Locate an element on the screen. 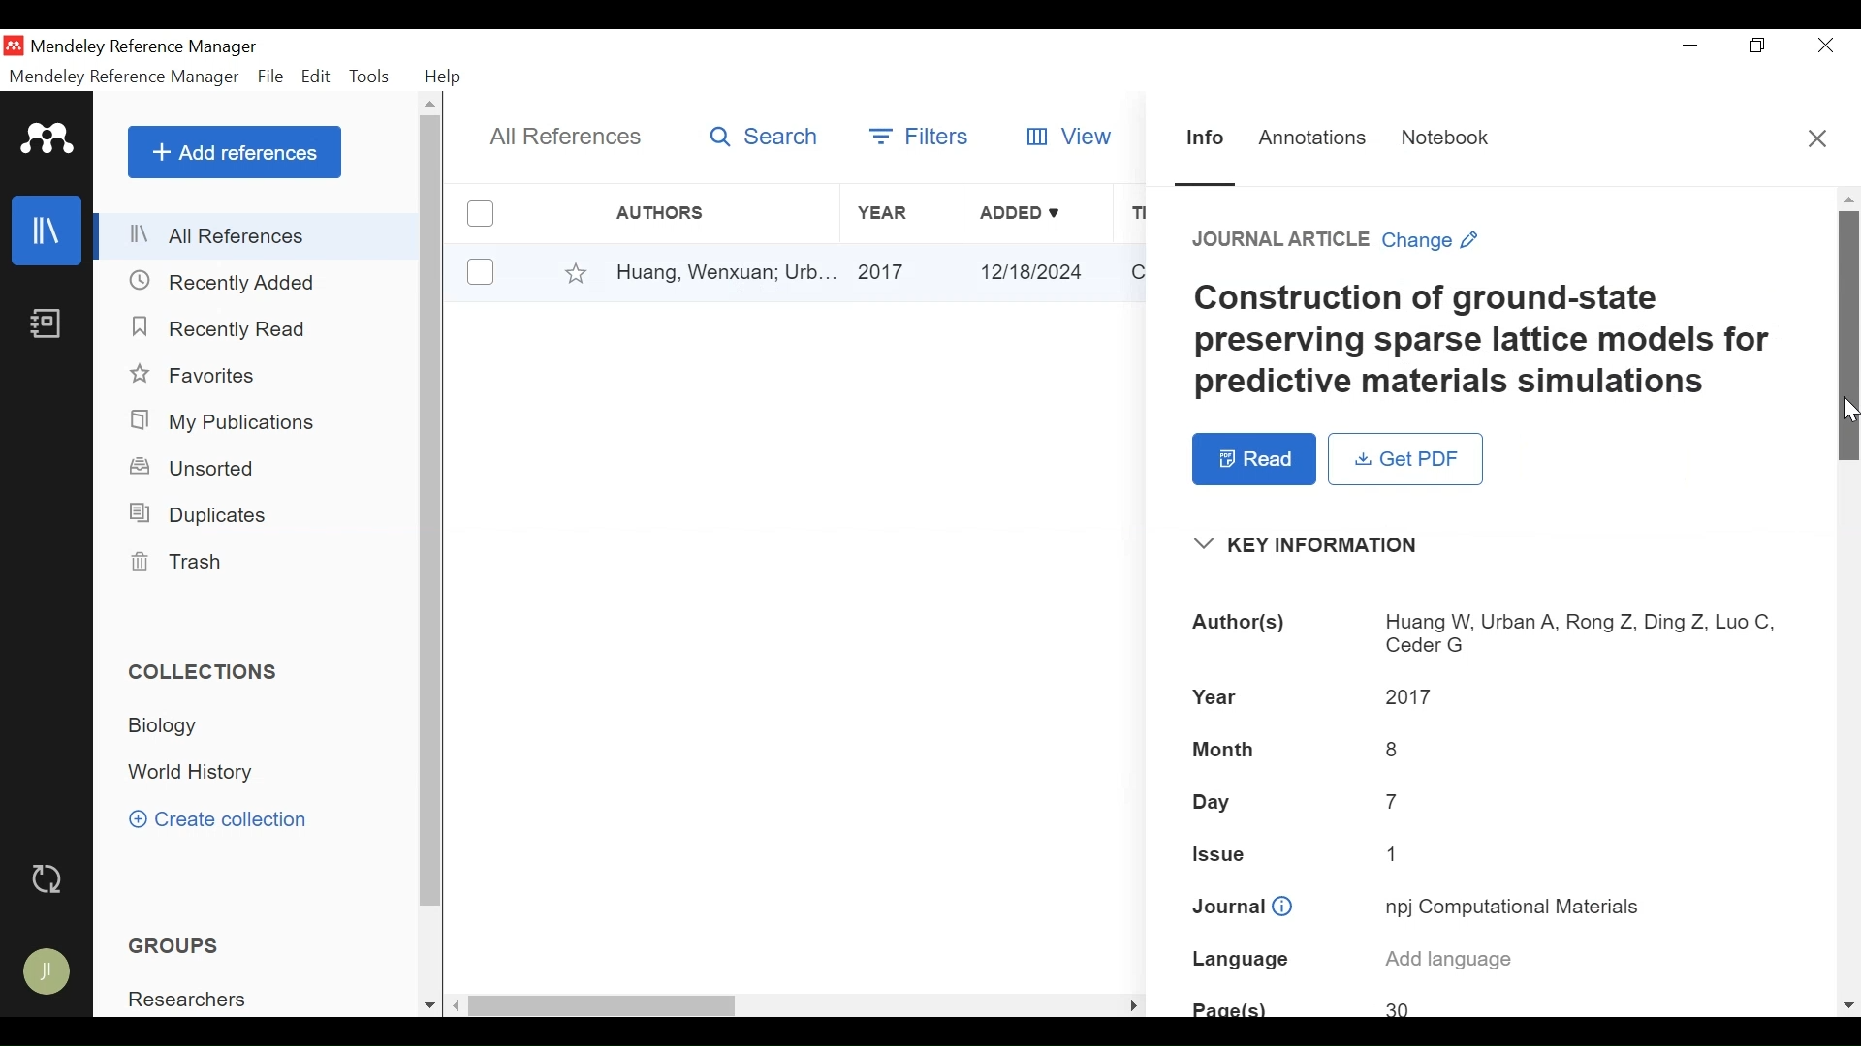  Key Information is located at coordinates (1315, 545).